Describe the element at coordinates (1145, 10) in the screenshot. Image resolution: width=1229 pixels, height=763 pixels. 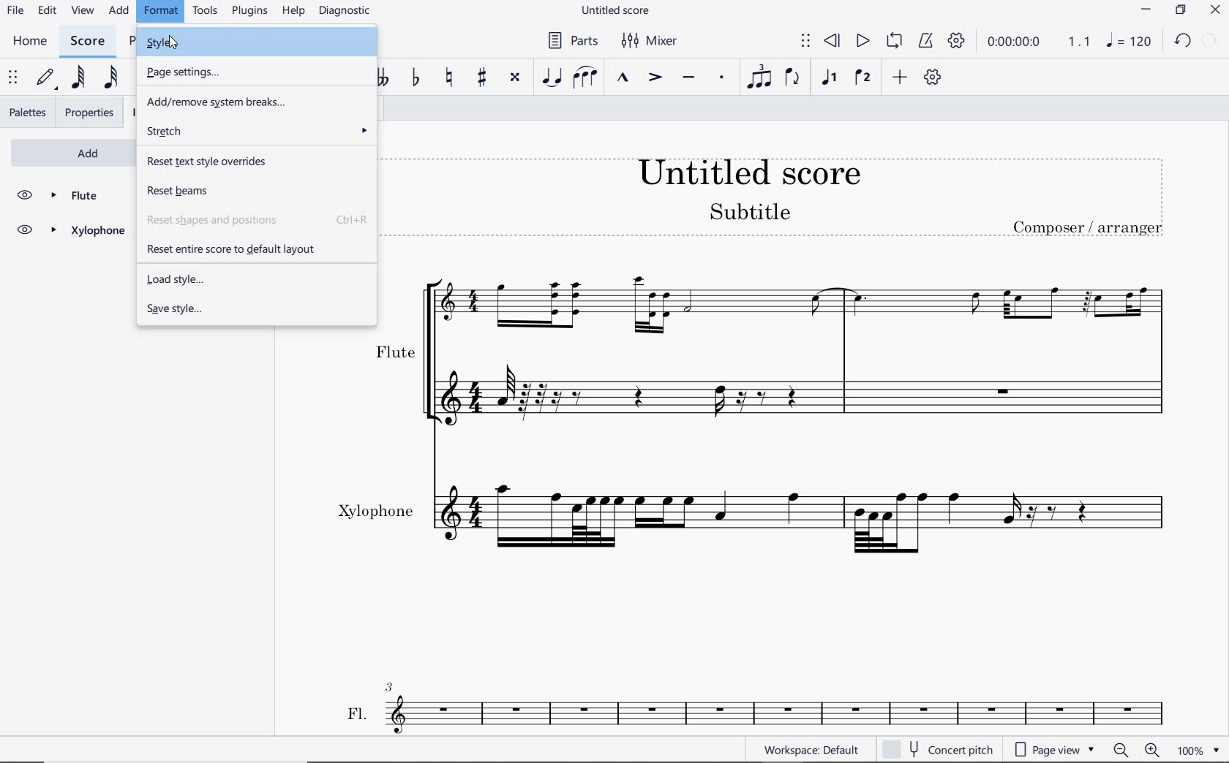
I see `MINIMIZE` at that location.